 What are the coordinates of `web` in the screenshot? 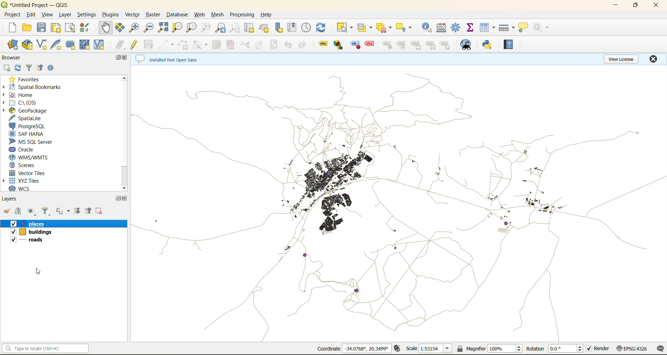 It's located at (200, 15).